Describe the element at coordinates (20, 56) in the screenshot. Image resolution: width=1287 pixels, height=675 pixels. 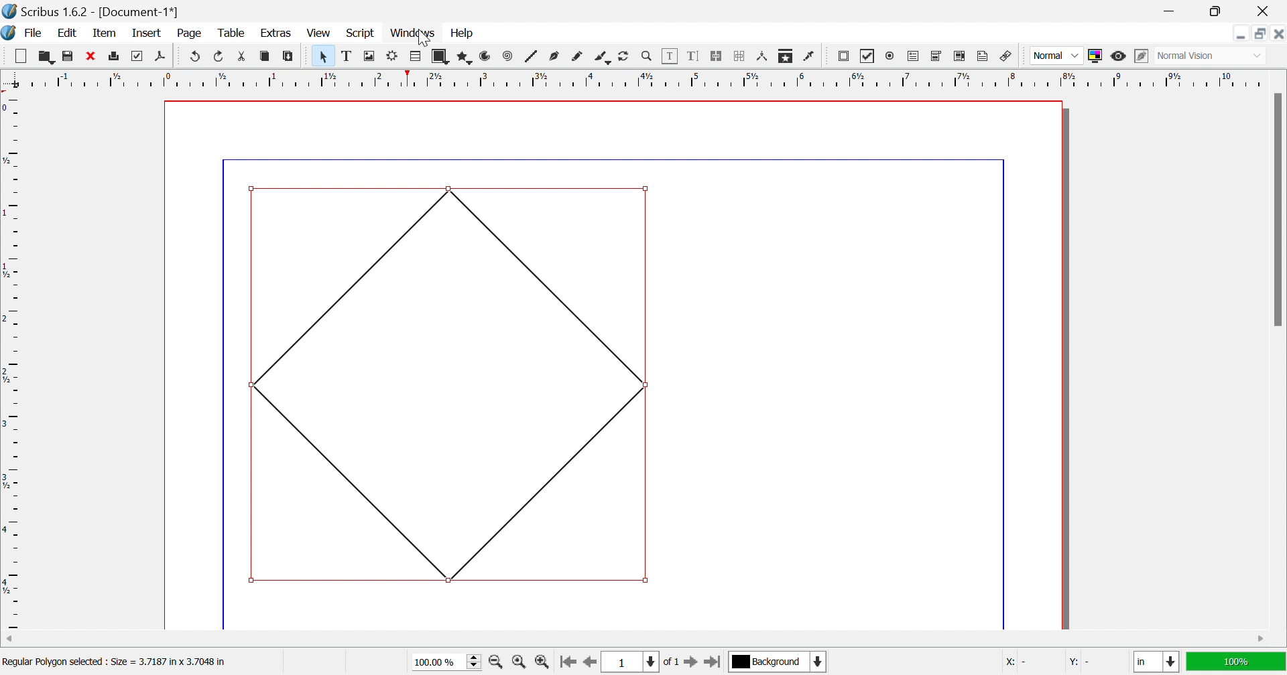
I see `New` at that location.